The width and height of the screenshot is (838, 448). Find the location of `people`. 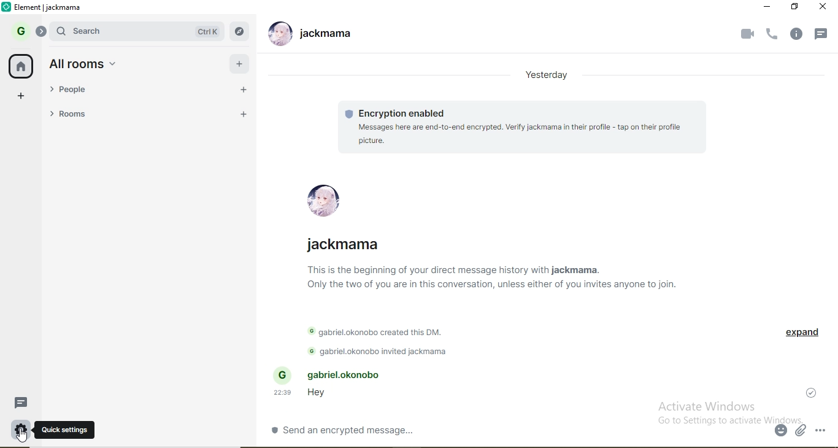

people is located at coordinates (79, 93).